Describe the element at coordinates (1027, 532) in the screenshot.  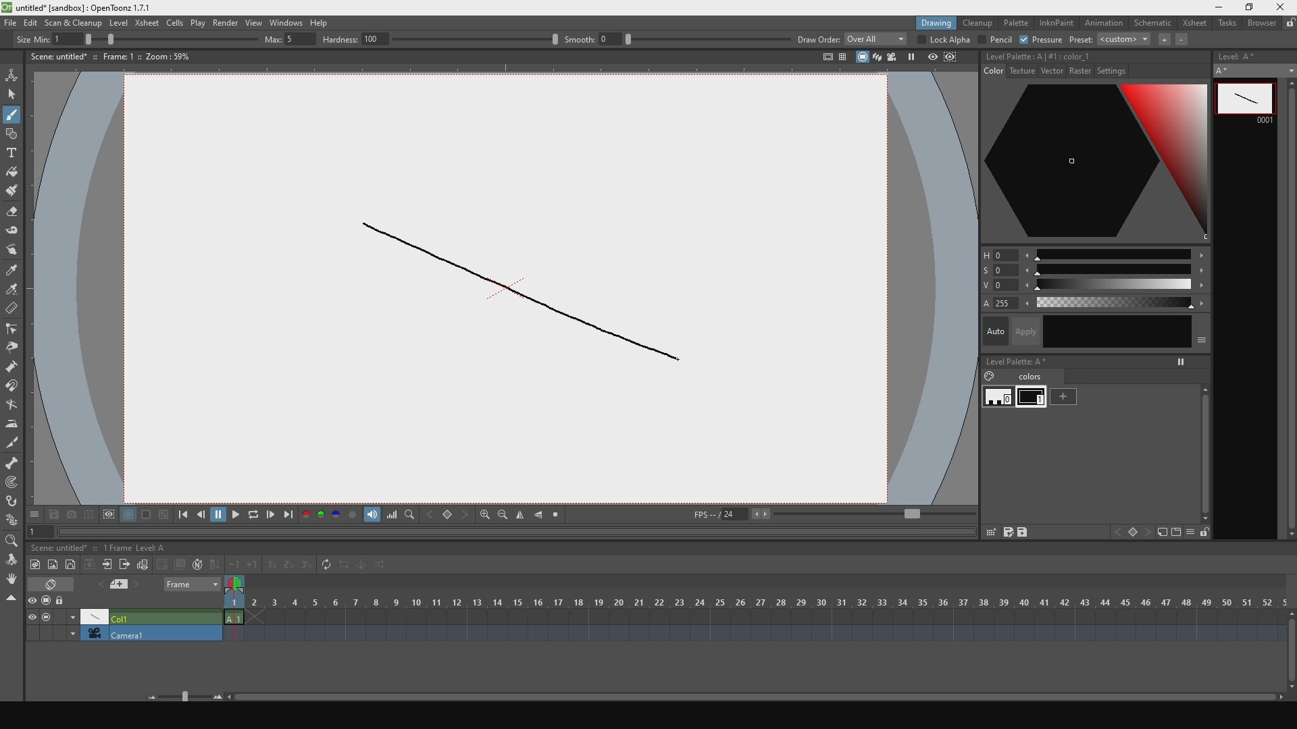
I see `save` at that location.